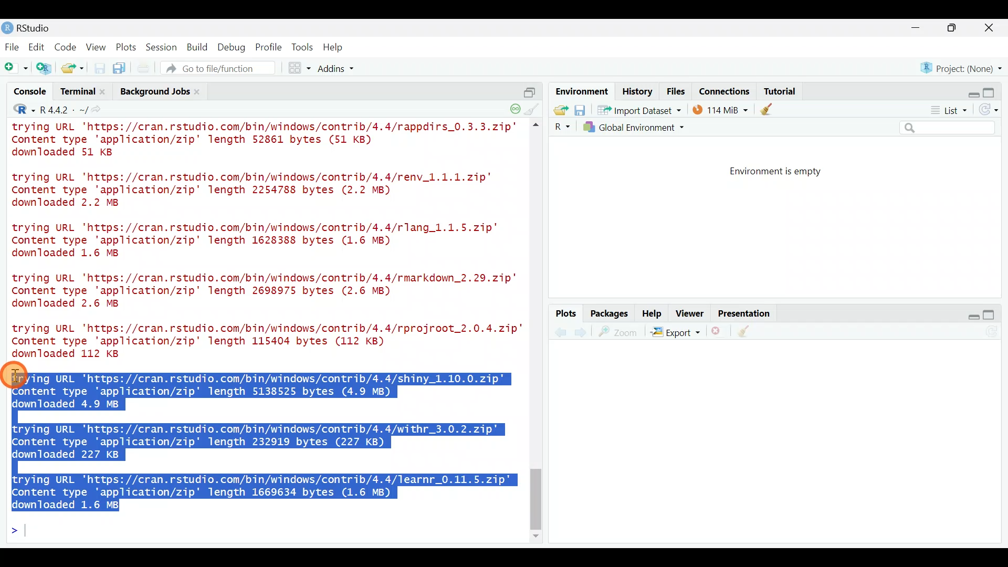 This screenshot has width=1008, height=567. What do you see at coordinates (258, 442) in the screenshot?
I see `trying URL 'https://cran.rstudio.com/bin/windows/contrib/4.4/withr_3.0.2.zip"
Content type 'application/zip' length 232919 bytes (227 KB)
downloaded 227 KB` at bounding box center [258, 442].